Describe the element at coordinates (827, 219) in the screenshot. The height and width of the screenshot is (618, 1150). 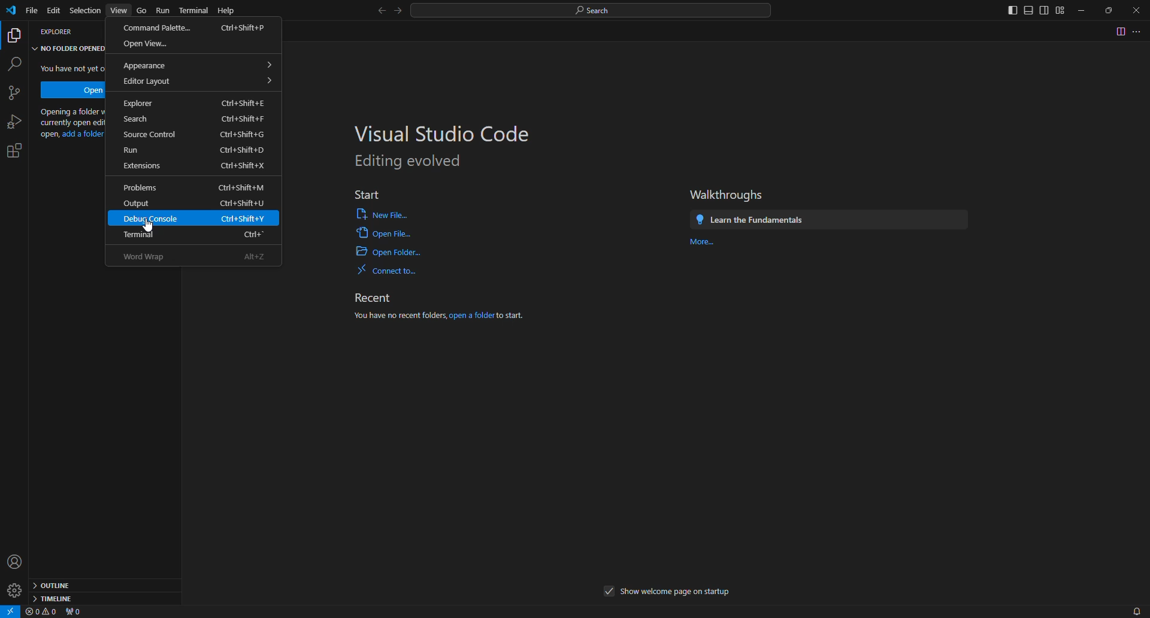
I see `Learn the Fundamentals` at that location.